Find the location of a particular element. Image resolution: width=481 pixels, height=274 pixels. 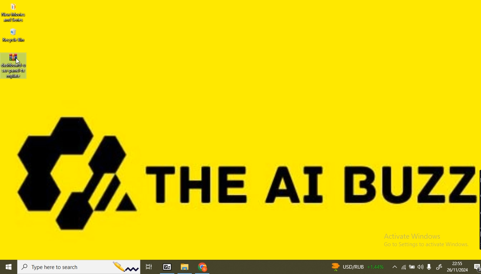

task view is located at coordinates (151, 266).